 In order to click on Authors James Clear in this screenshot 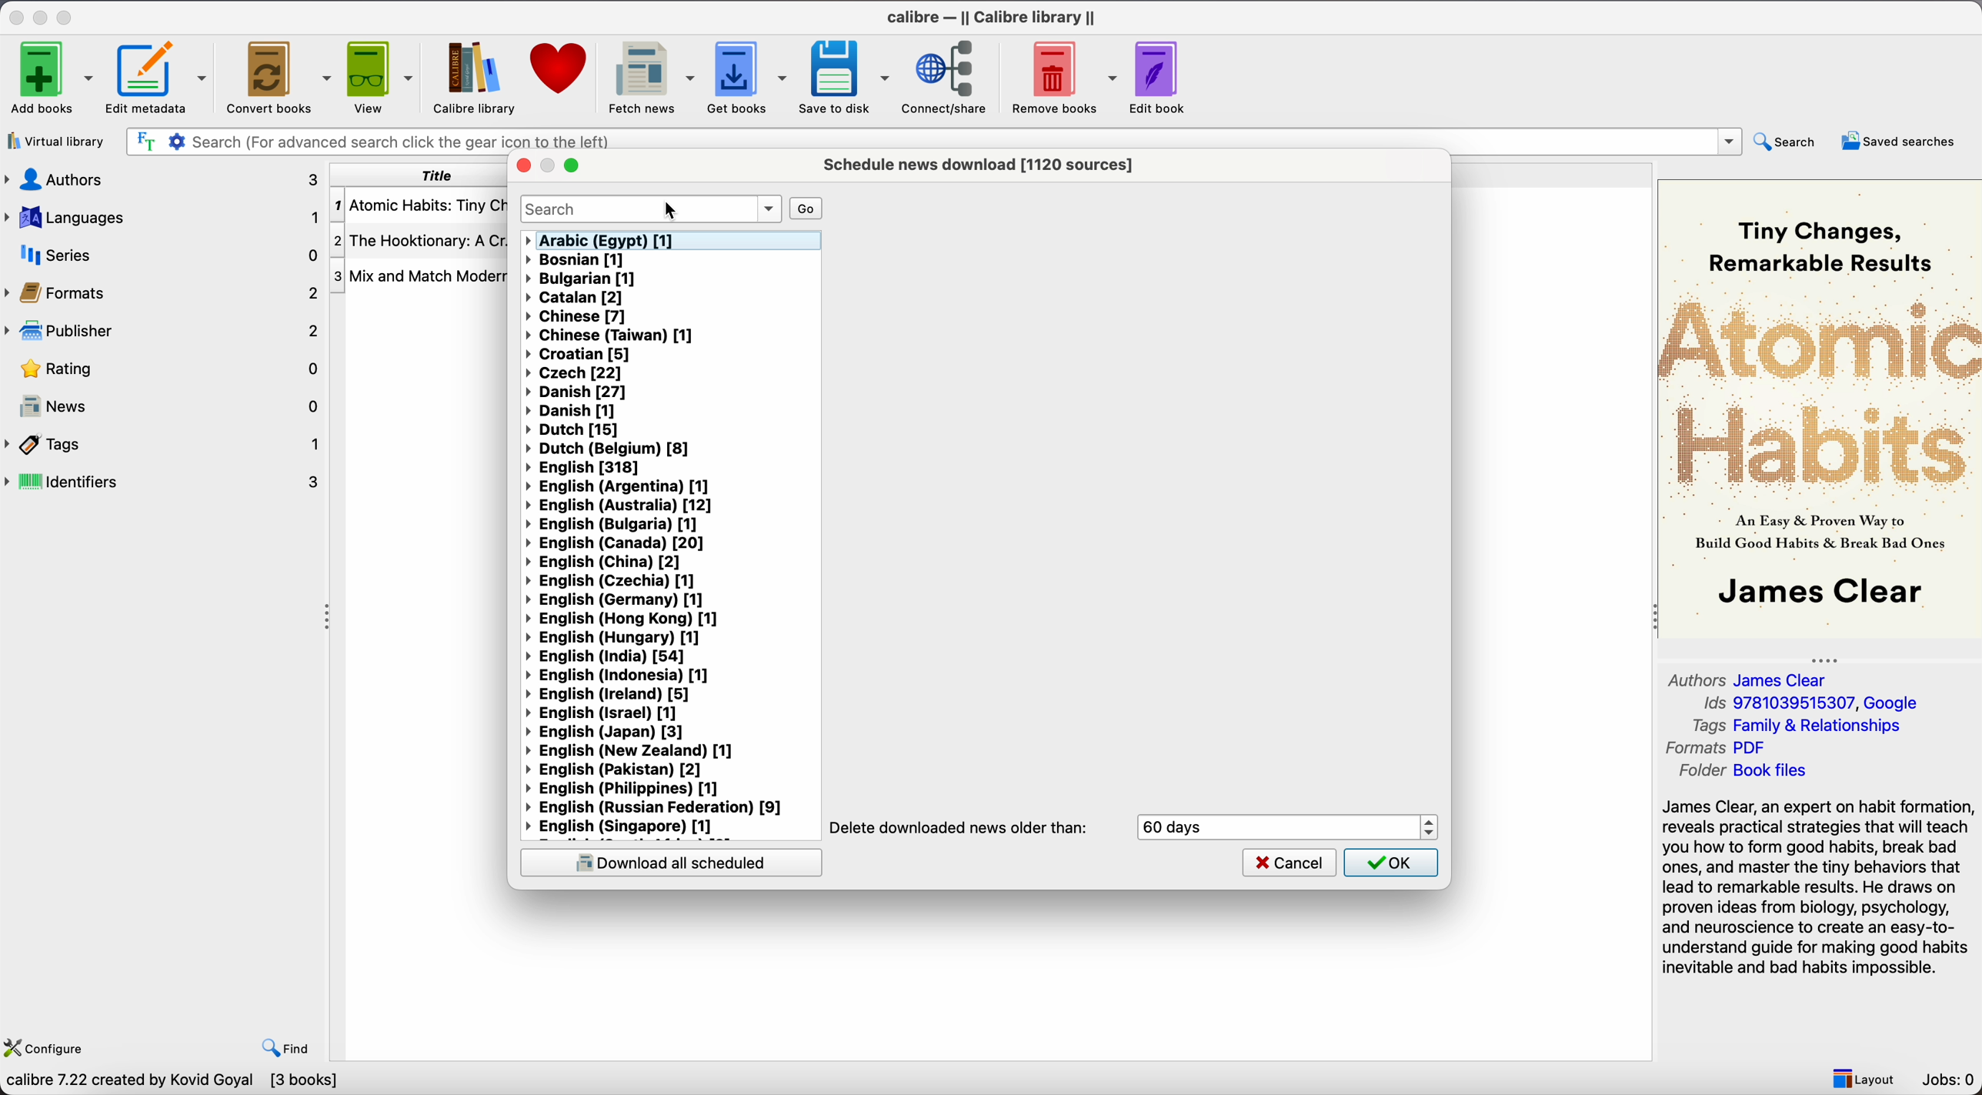, I will do `click(1750, 678)`.